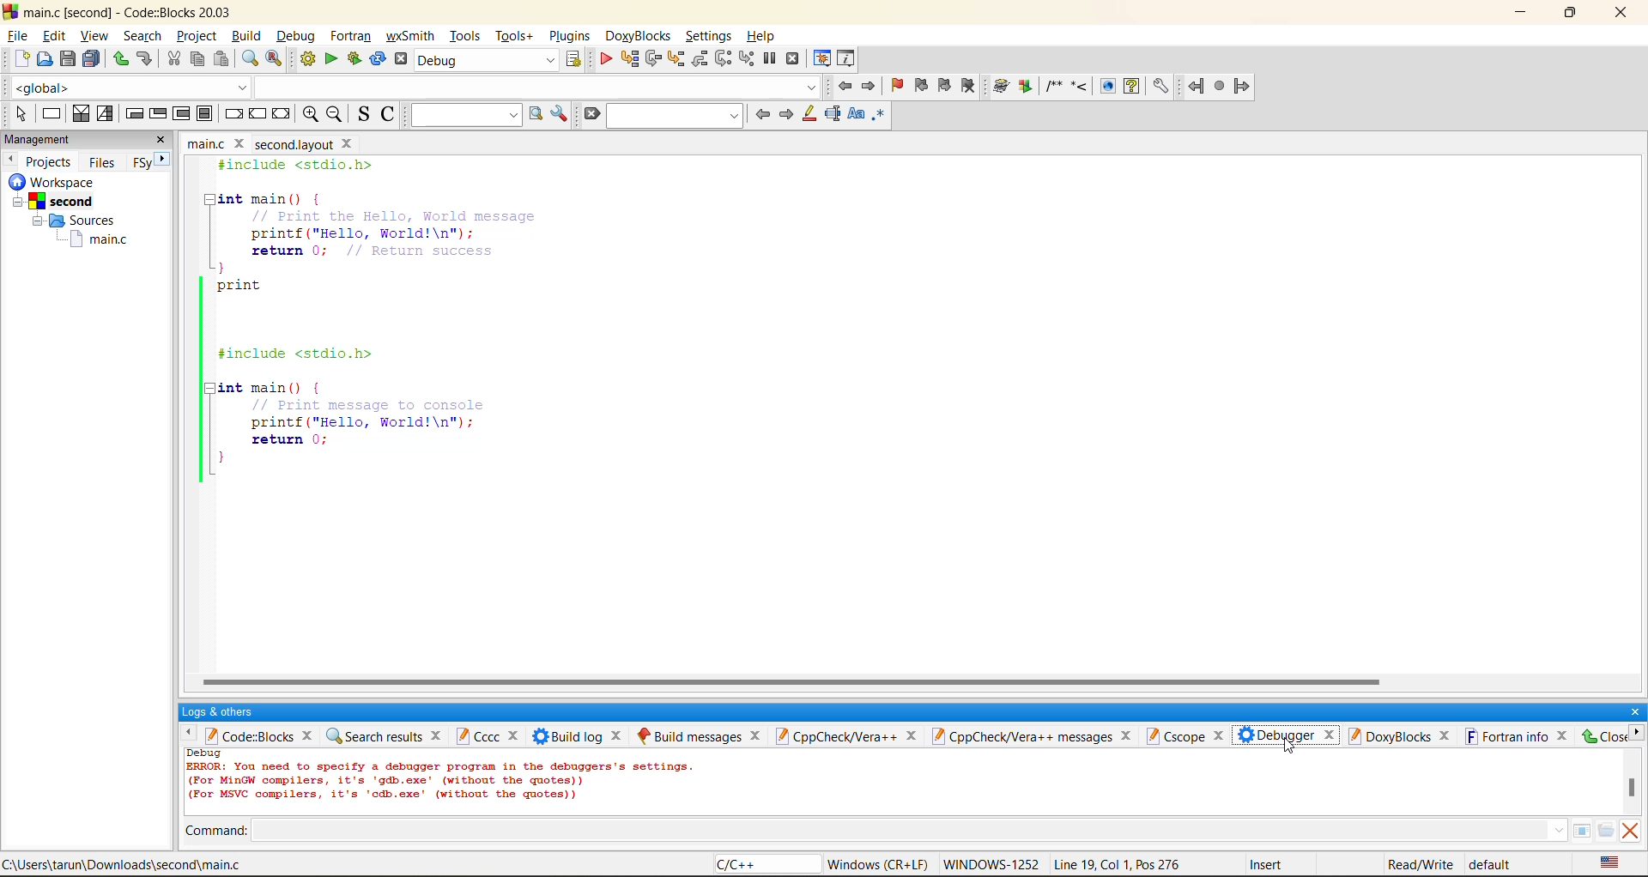 This screenshot has height=877, width=1648. What do you see at coordinates (571, 59) in the screenshot?
I see `show select target dialog` at bounding box center [571, 59].